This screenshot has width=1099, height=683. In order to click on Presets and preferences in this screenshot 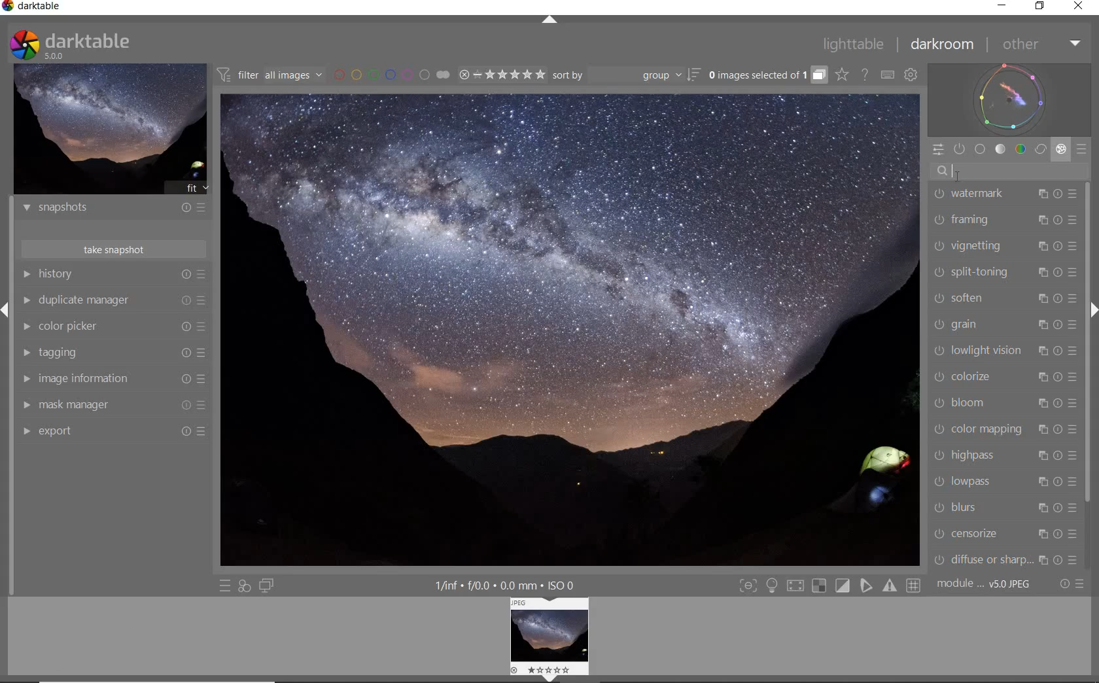, I will do `click(203, 298)`.